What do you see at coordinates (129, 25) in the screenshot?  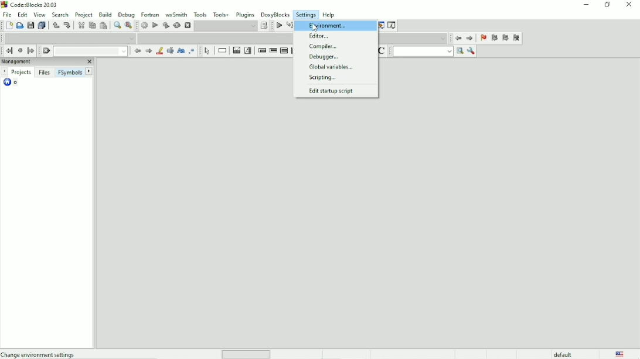 I see `Replace` at bounding box center [129, 25].